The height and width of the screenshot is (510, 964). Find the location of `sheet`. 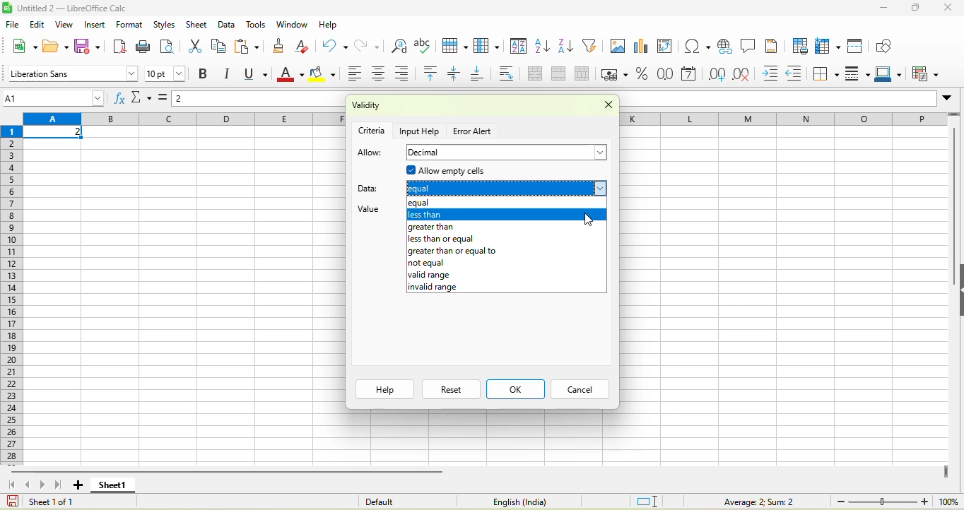

sheet is located at coordinates (196, 25).